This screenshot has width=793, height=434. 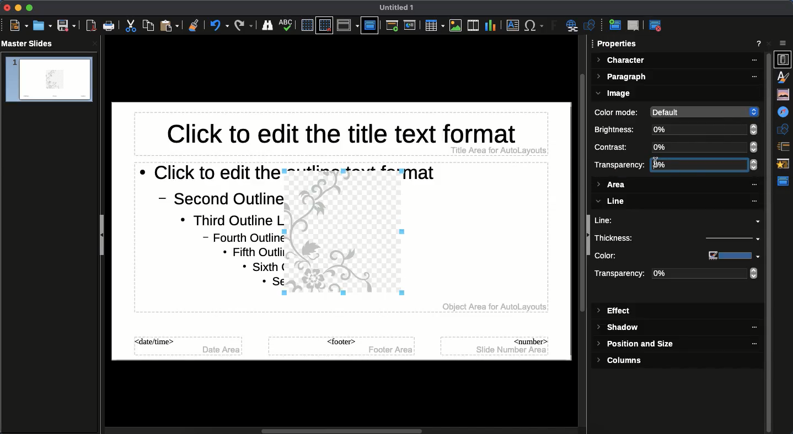 What do you see at coordinates (615, 94) in the screenshot?
I see `Image` at bounding box center [615, 94].